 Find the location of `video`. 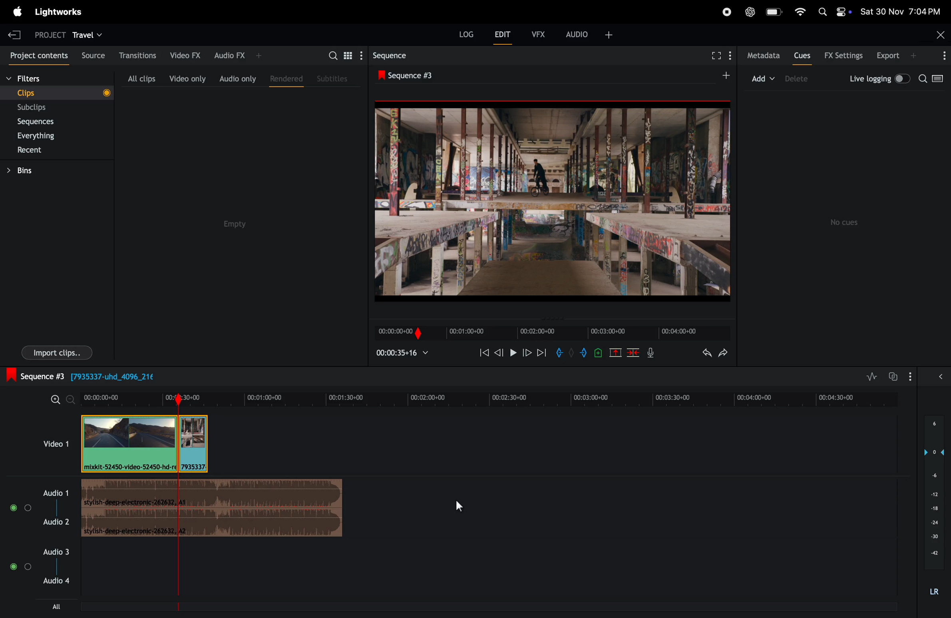

video is located at coordinates (48, 443).